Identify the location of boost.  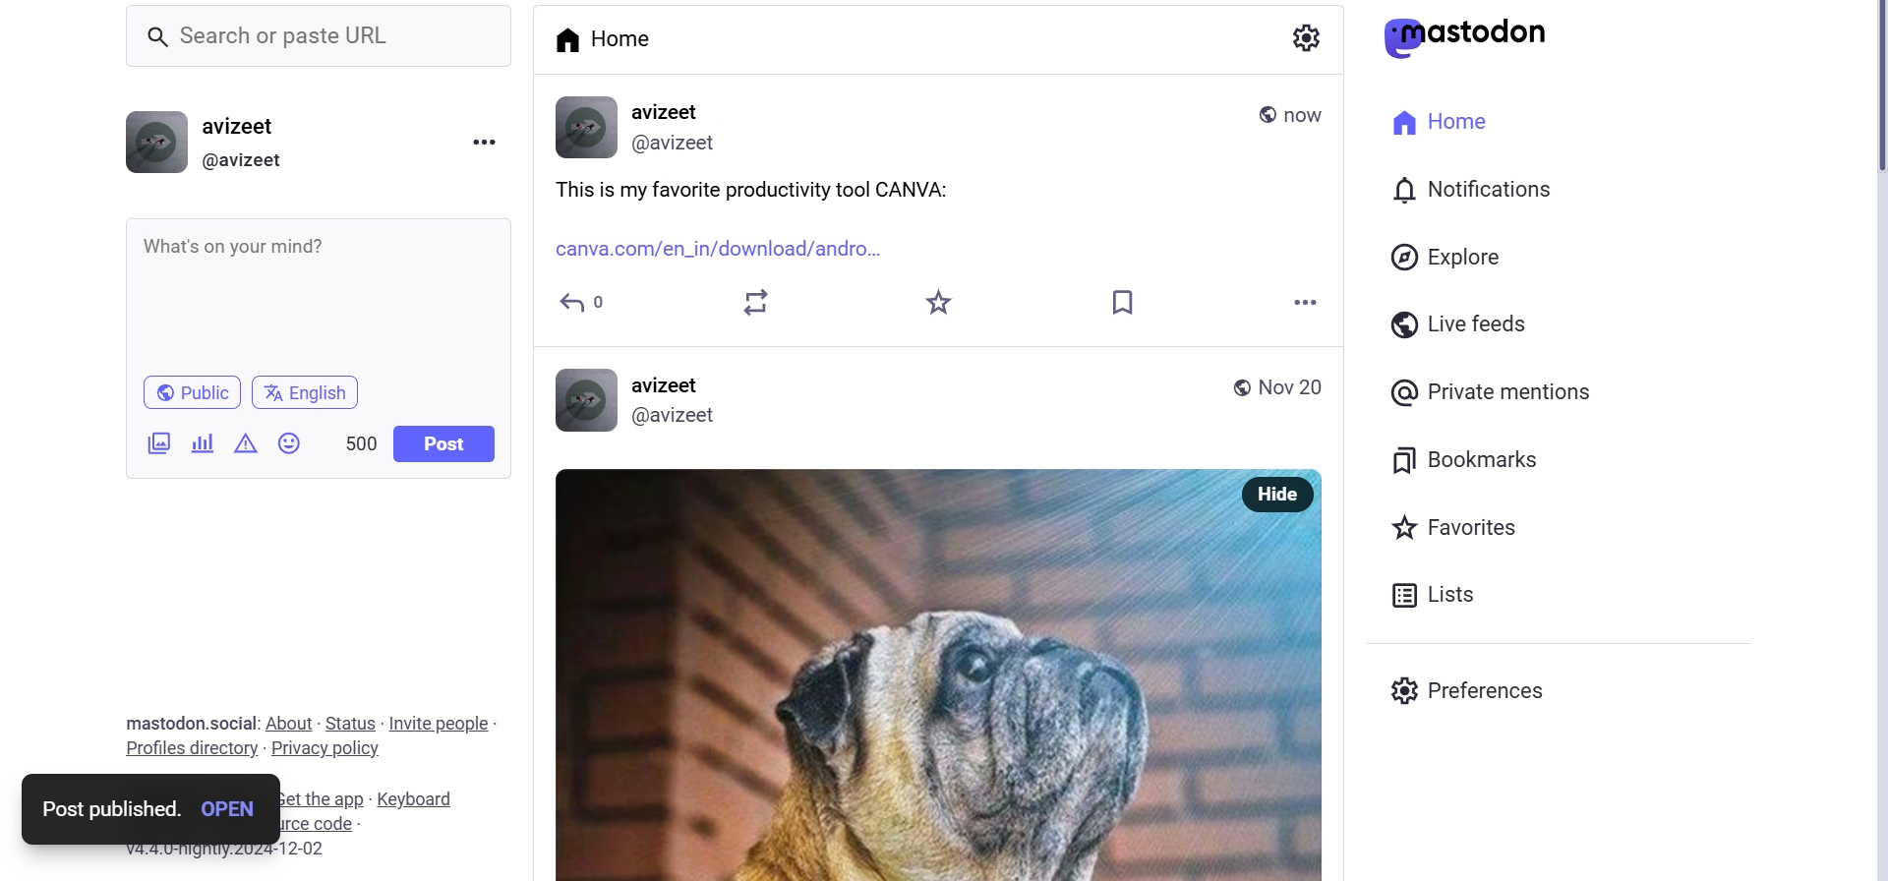
(762, 303).